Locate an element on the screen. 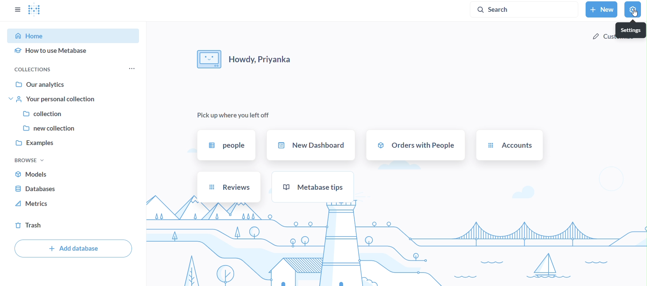  add database is located at coordinates (73, 249).